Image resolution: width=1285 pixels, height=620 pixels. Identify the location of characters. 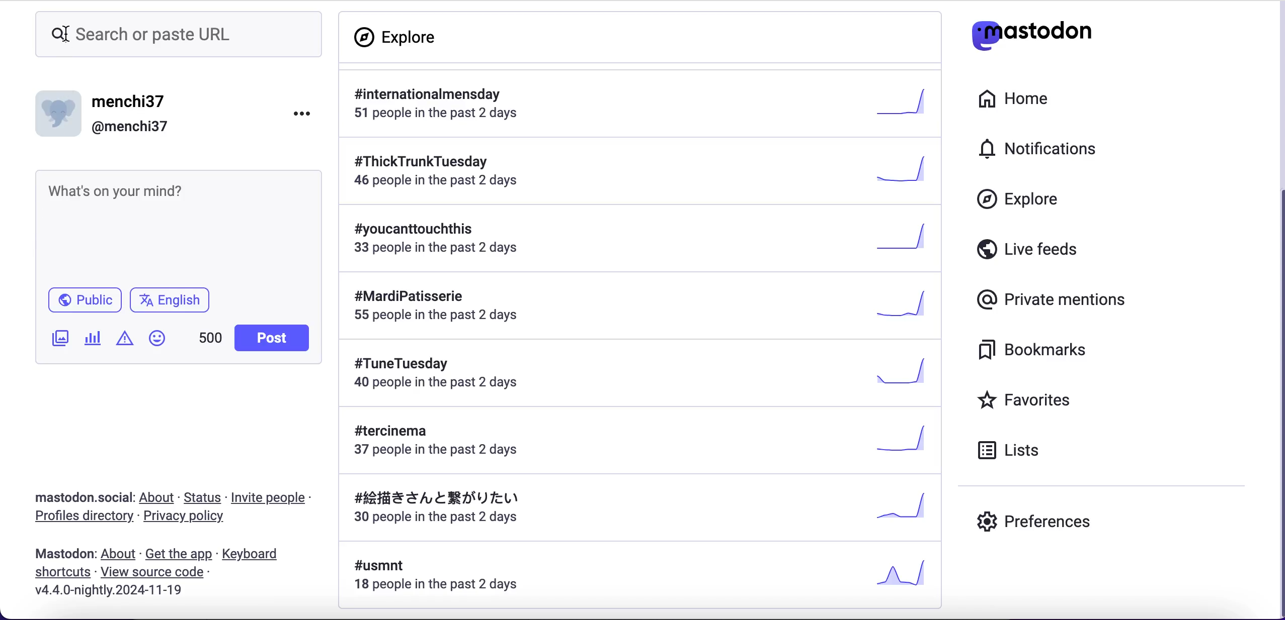
(210, 339).